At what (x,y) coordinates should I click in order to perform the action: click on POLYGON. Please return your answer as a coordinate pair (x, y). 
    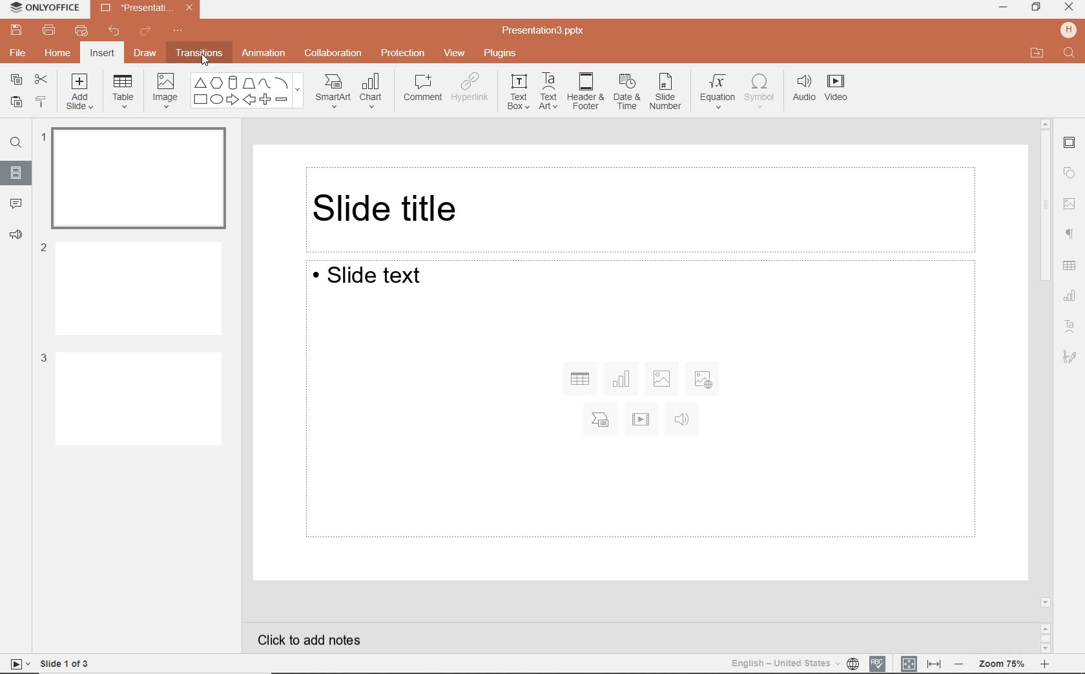
    Looking at the image, I should click on (217, 83).